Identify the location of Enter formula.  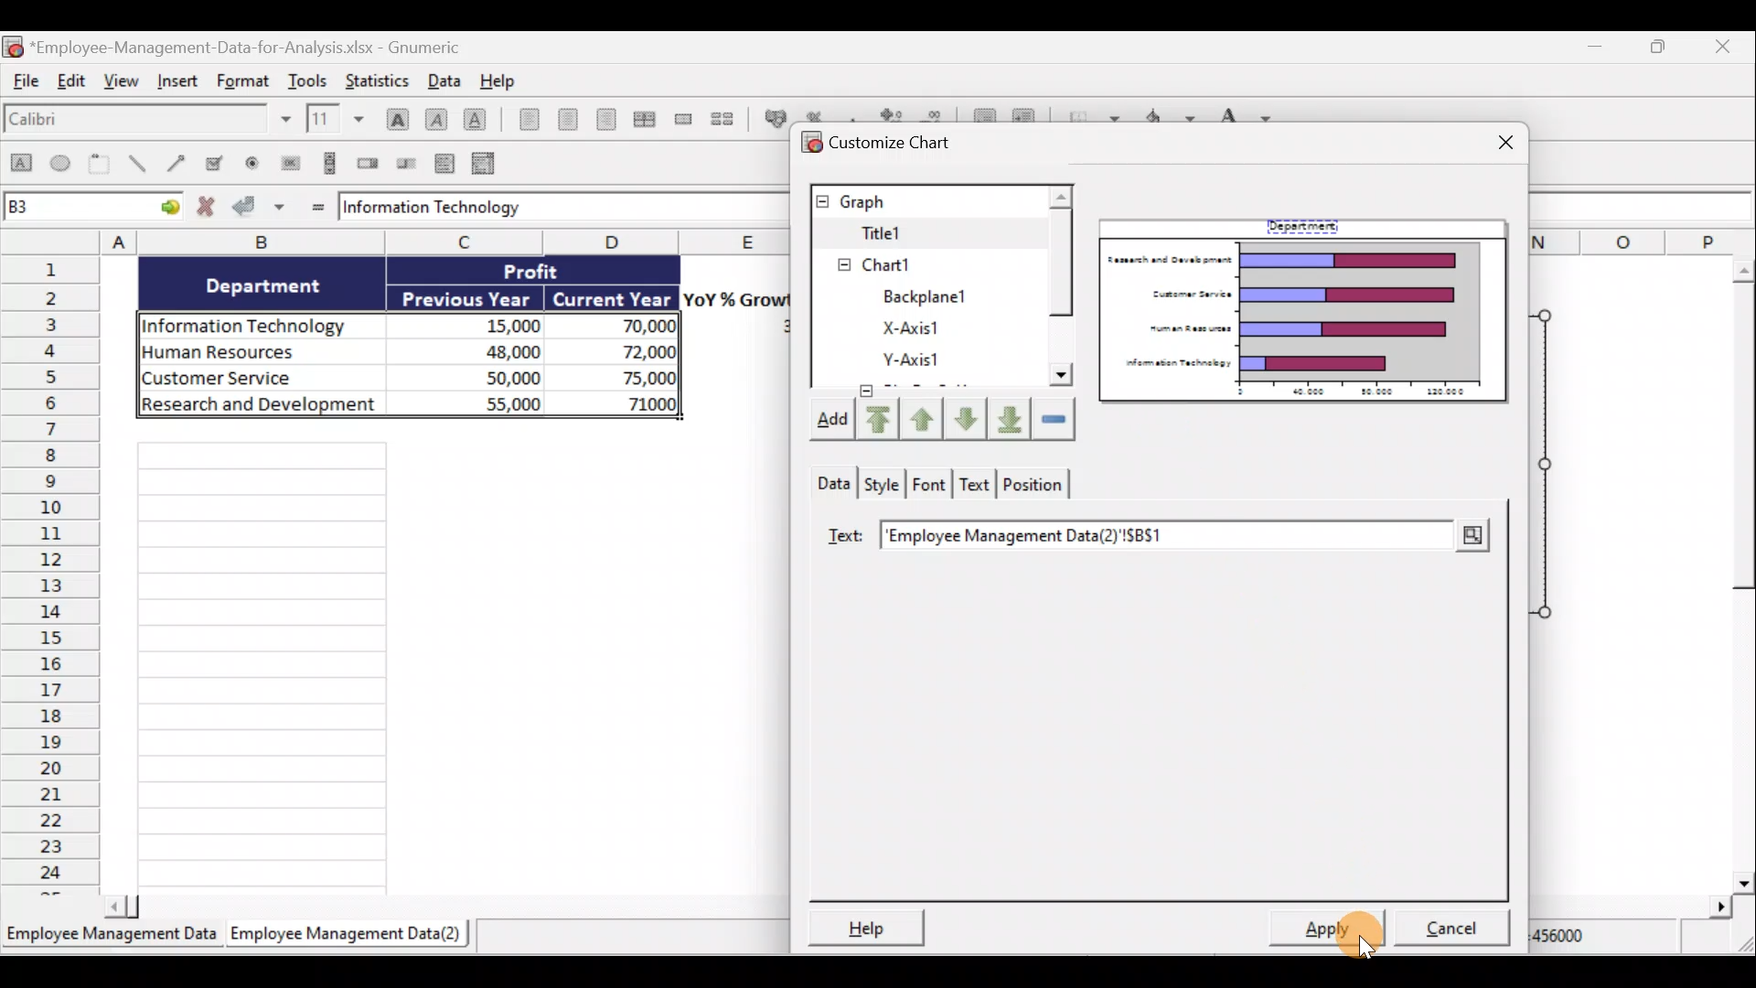
(315, 207).